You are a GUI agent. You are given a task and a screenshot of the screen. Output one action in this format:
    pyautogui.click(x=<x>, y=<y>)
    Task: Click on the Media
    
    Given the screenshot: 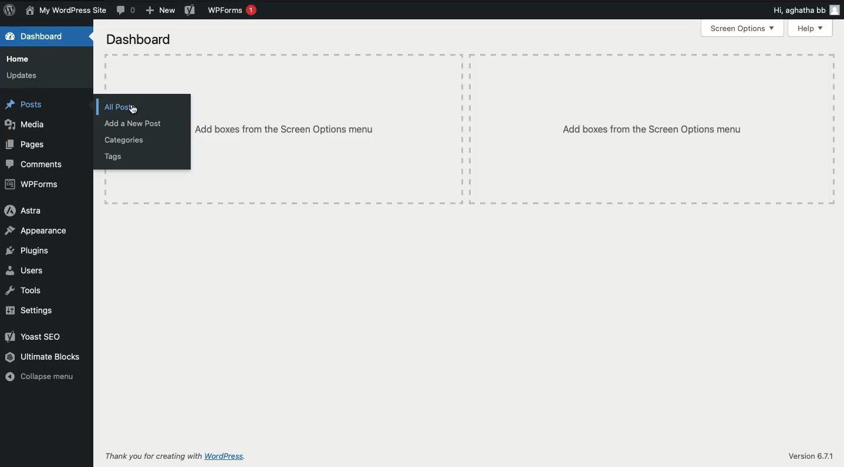 What is the action you would take?
    pyautogui.click(x=25, y=126)
    